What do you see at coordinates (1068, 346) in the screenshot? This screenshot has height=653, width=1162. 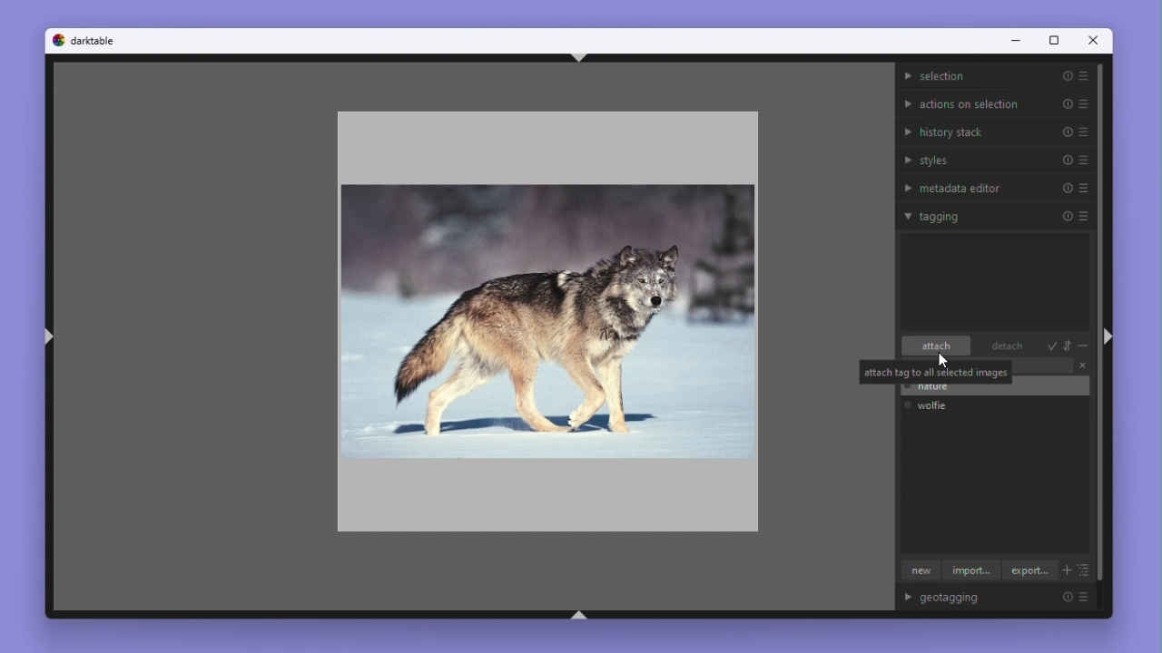 I see `sorting` at bounding box center [1068, 346].